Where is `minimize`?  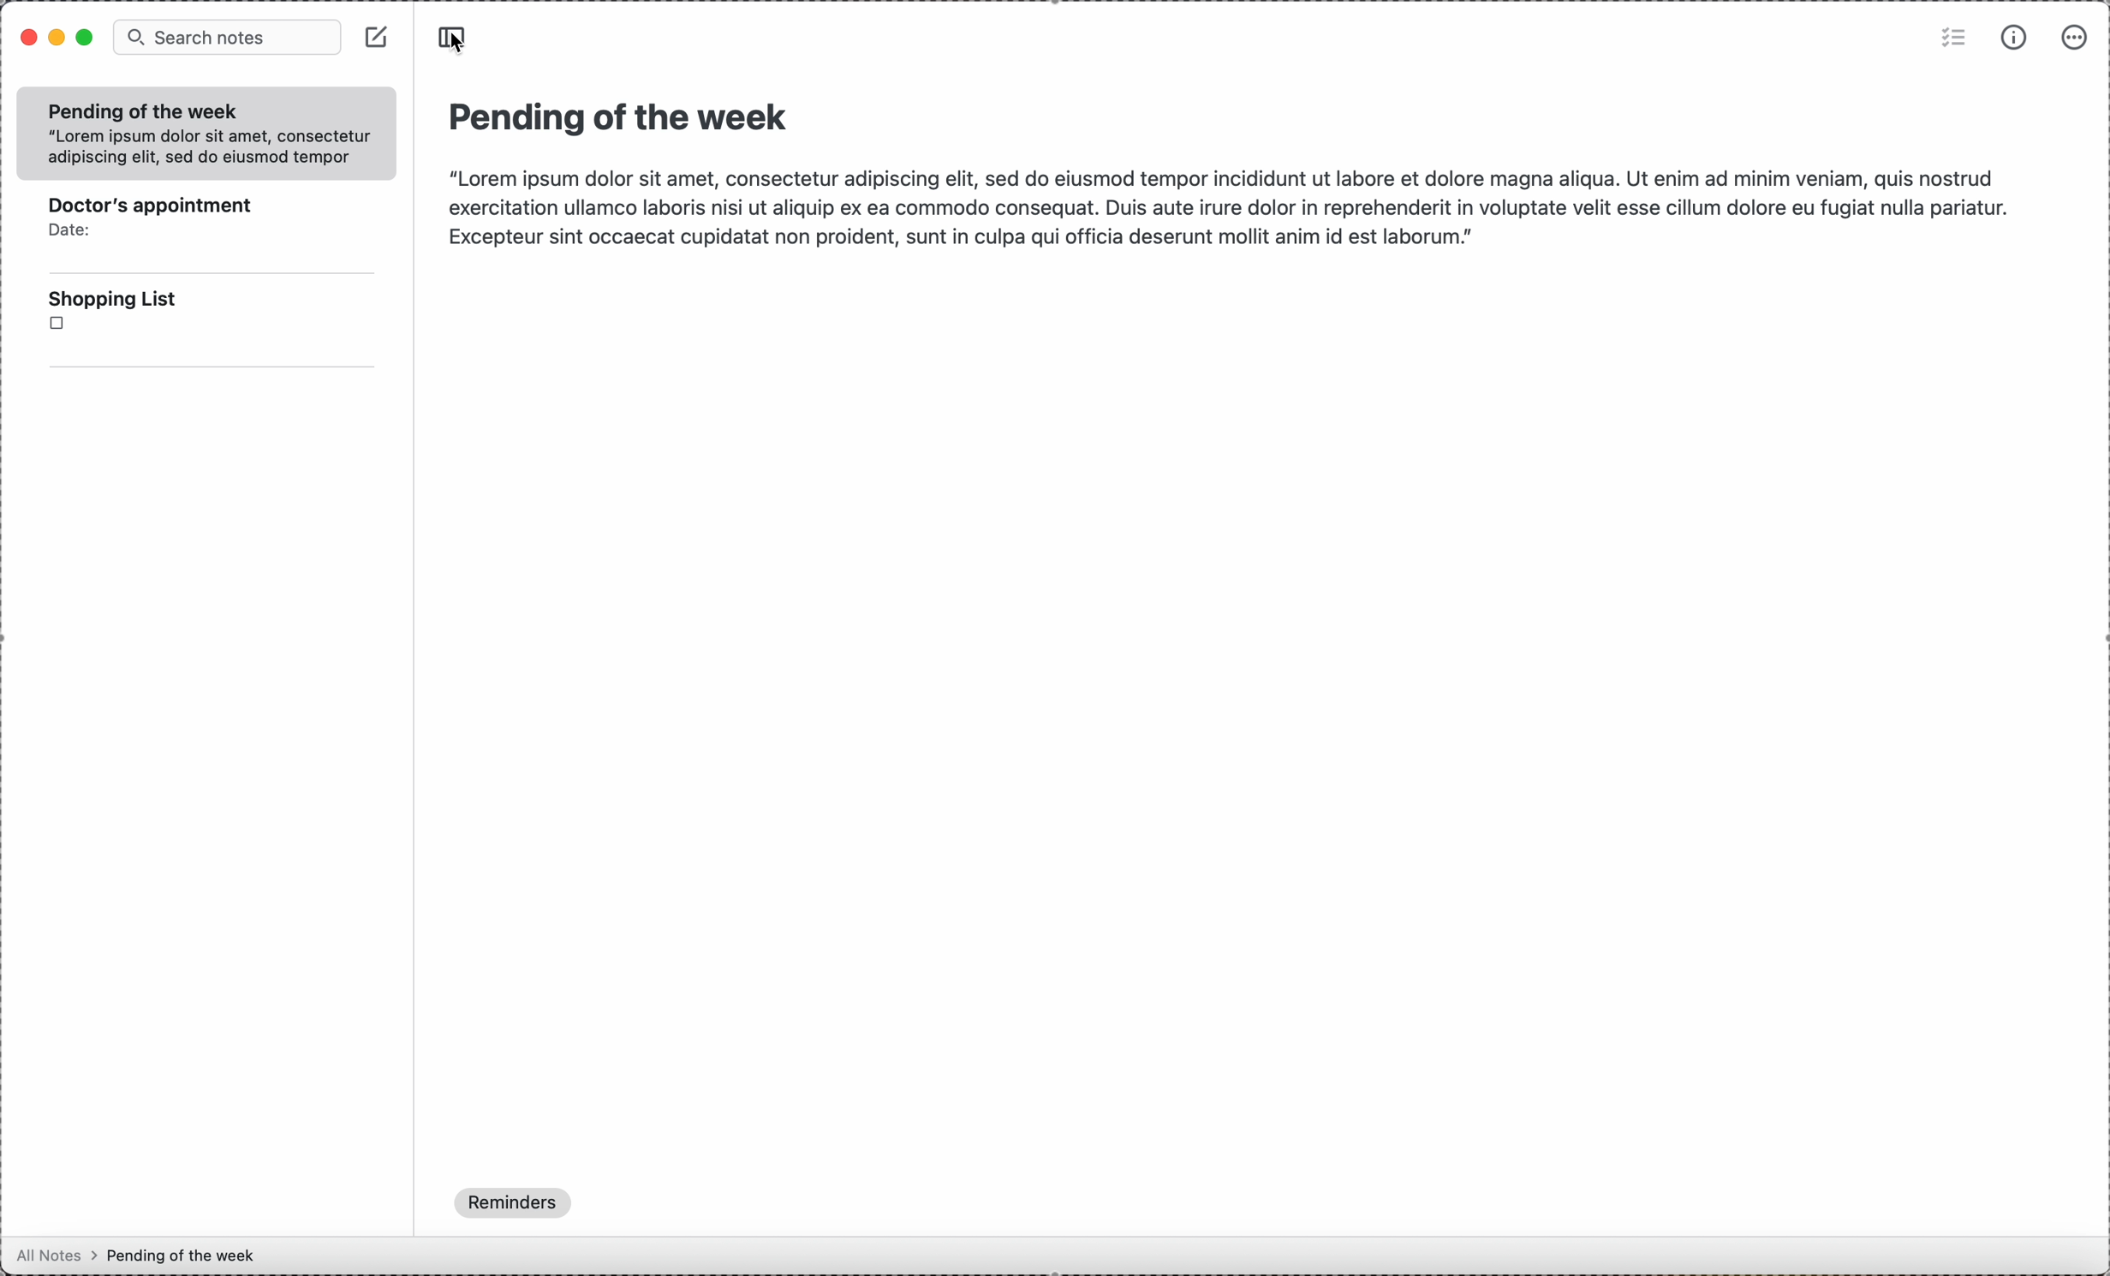 minimize is located at coordinates (62, 36).